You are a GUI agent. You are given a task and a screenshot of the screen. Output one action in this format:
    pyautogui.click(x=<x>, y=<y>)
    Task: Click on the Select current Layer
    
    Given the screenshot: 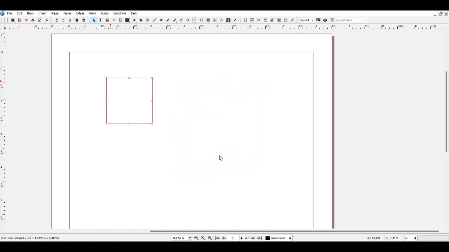 What is the action you would take?
    pyautogui.click(x=279, y=238)
    